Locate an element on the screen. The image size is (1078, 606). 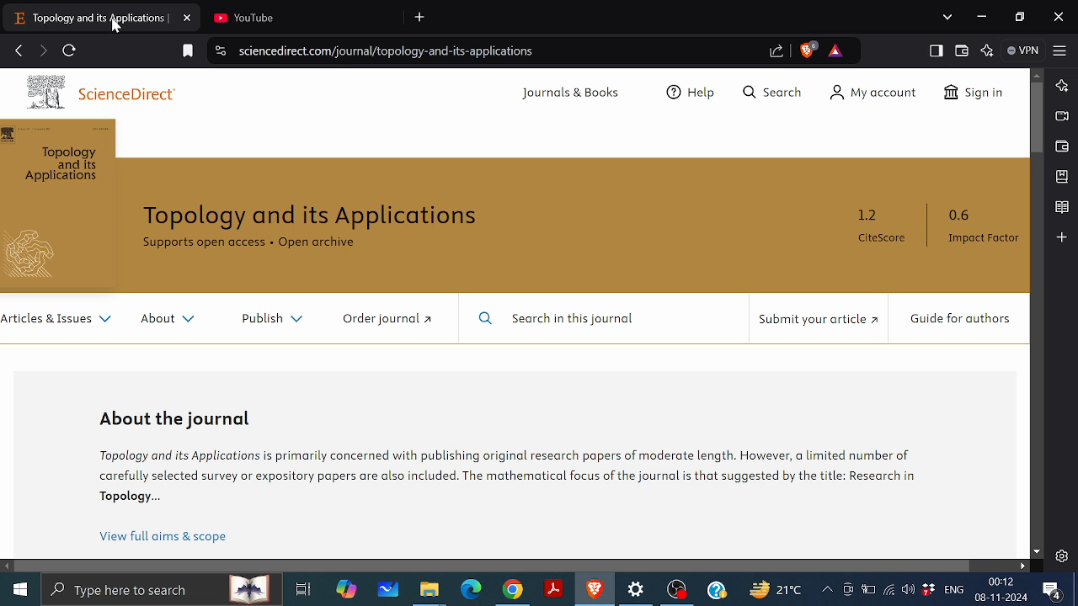
Time and date is located at coordinates (1003, 589).